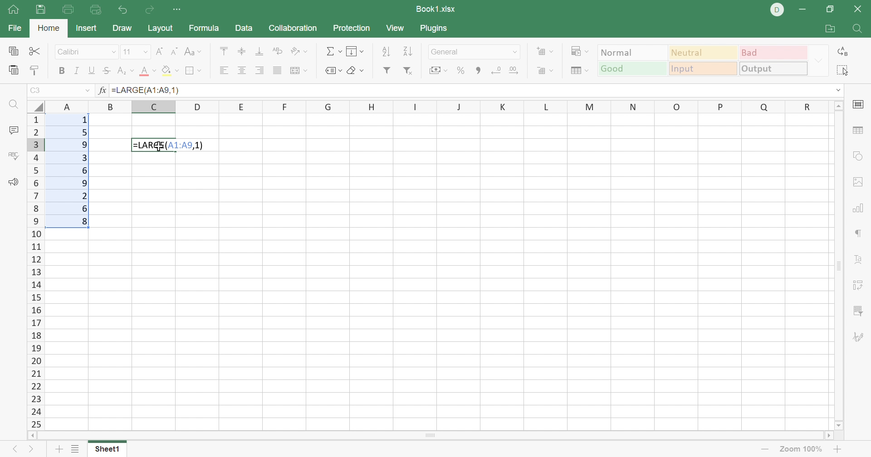 The width and height of the screenshot is (871, 457). I want to click on 6, so click(86, 171).